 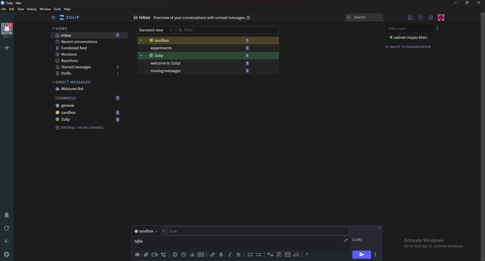 What do you see at coordinates (184, 255) in the screenshot?
I see `Global time` at bounding box center [184, 255].